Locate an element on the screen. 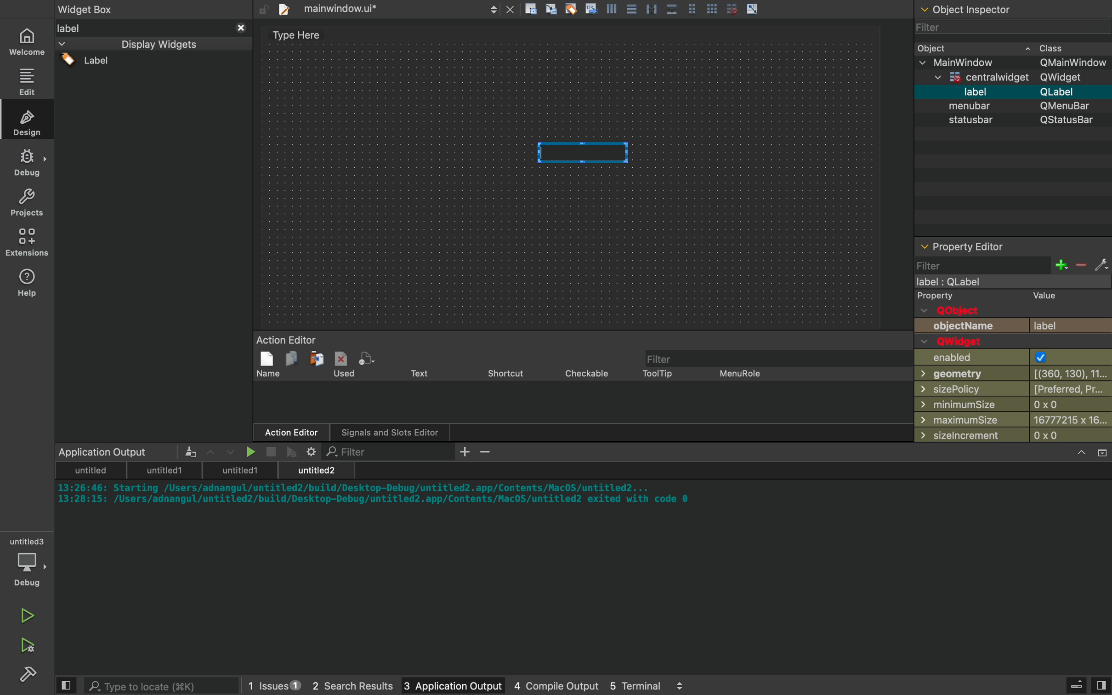 The width and height of the screenshot is (1112, 695).  is located at coordinates (1007, 79).